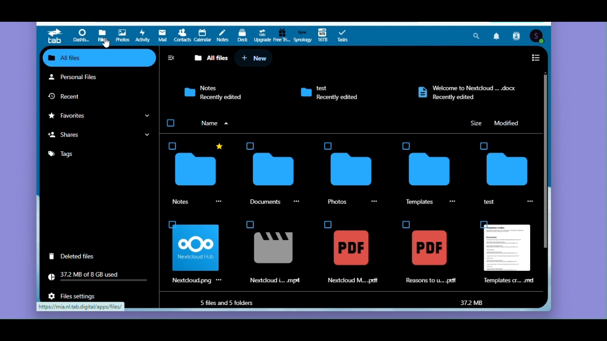  What do you see at coordinates (143, 36) in the screenshot?
I see `Activity` at bounding box center [143, 36].